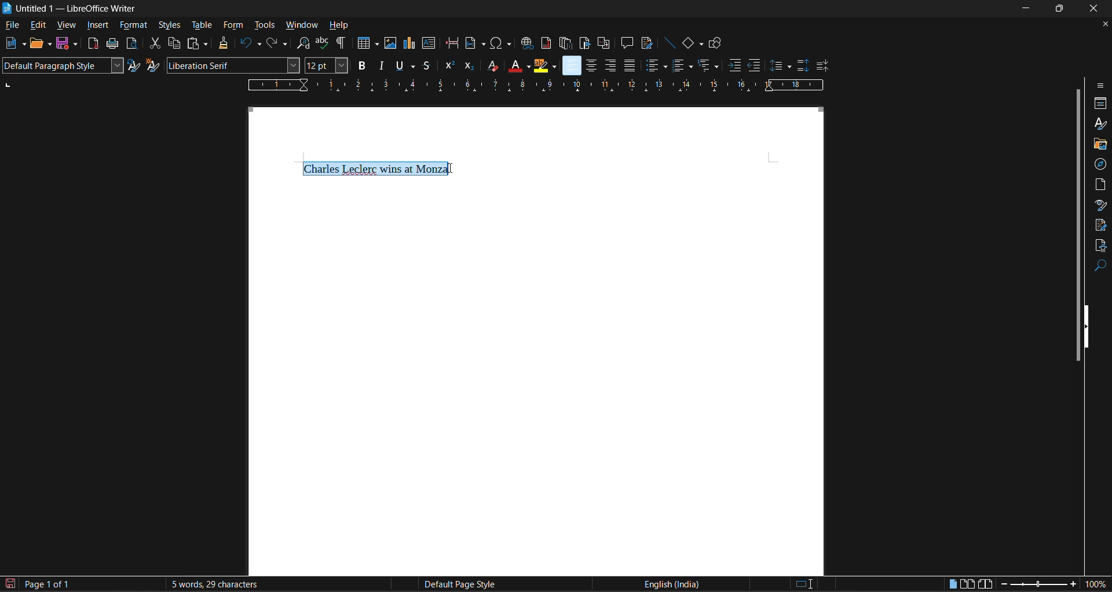 Image resolution: width=1112 pixels, height=592 pixels. Describe the element at coordinates (378, 169) in the screenshot. I see `selected text` at that location.